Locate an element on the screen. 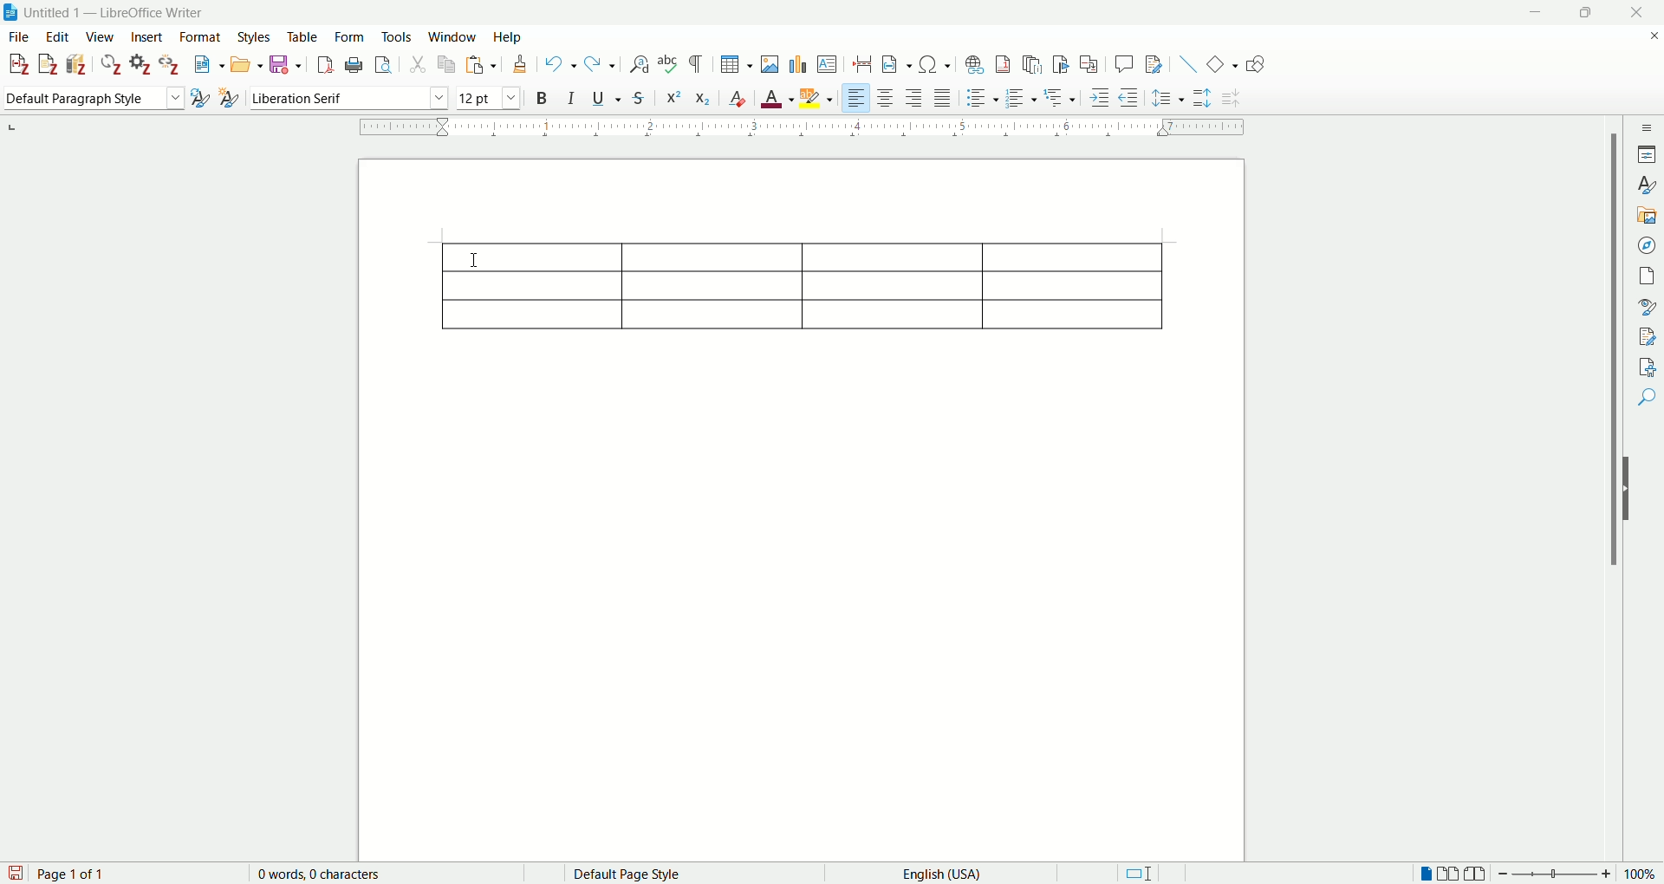 The width and height of the screenshot is (1664, 884). table is located at coordinates (304, 36).